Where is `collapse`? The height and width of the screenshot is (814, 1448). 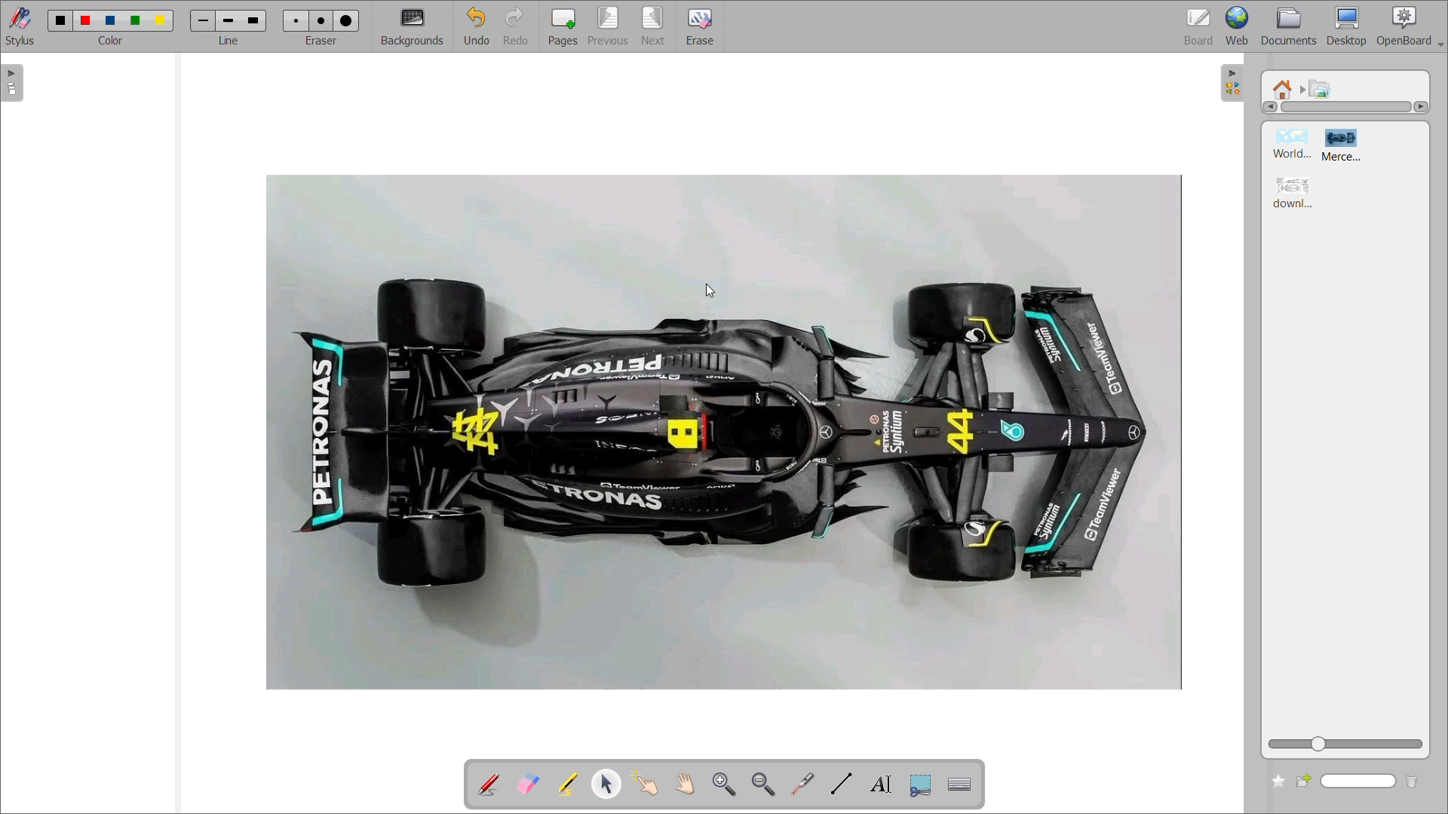
collapse is located at coordinates (1236, 81).